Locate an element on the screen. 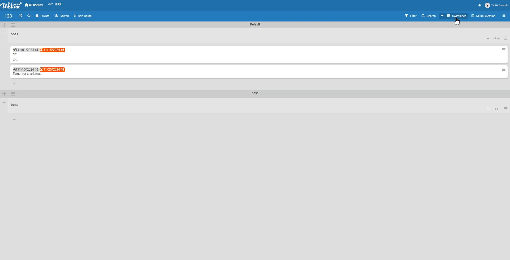 This screenshot has width=510, height=260. End Date is located at coordinates (26, 69).